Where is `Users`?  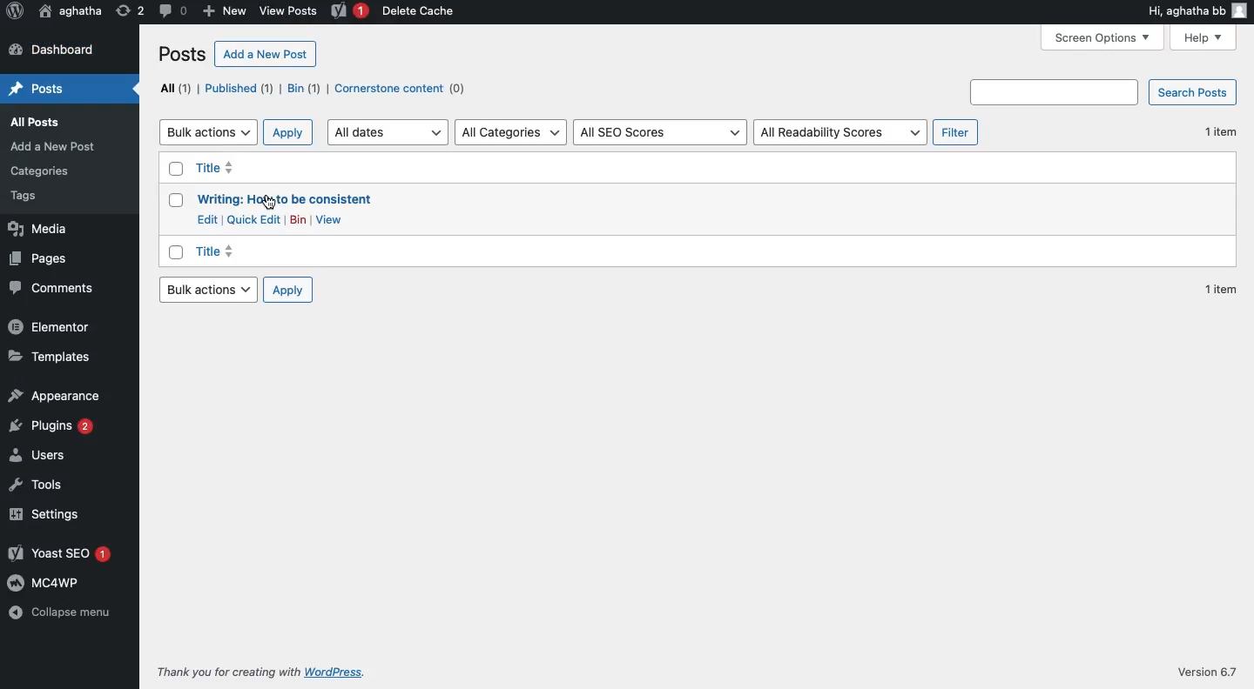
Users is located at coordinates (42, 455).